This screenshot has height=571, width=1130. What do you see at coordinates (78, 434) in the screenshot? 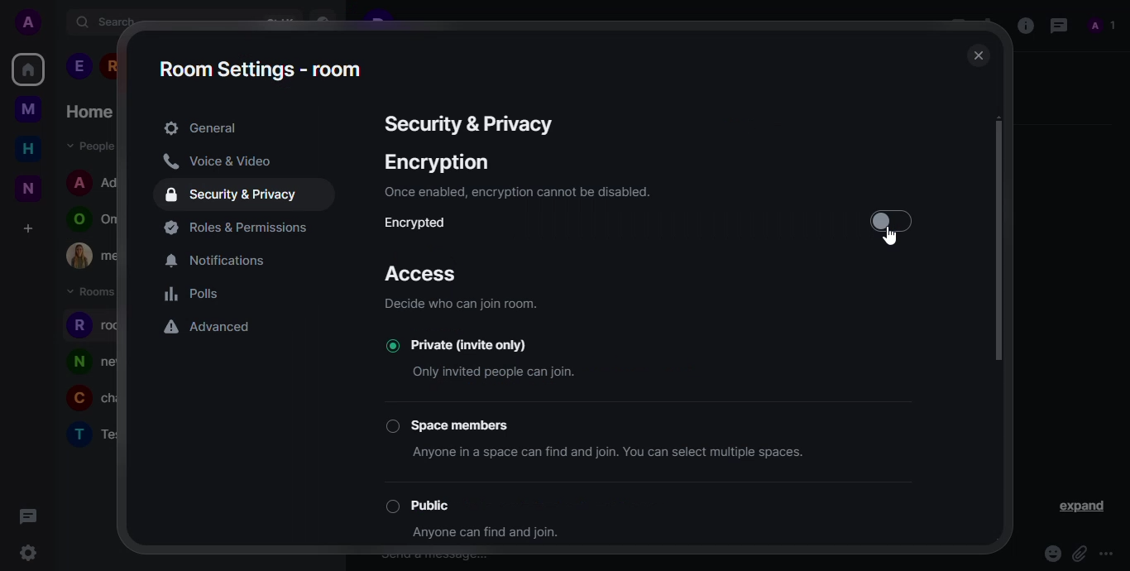
I see `profile` at bounding box center [78, 434].